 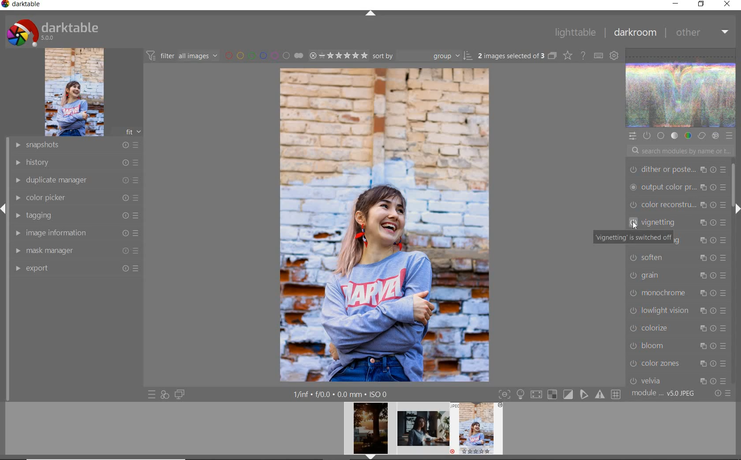 What do you see at coordinates (613, 55) in the screenshot?
I see `SHOW GLOBAL PREFERENCES` at bounding box center [613, 55].